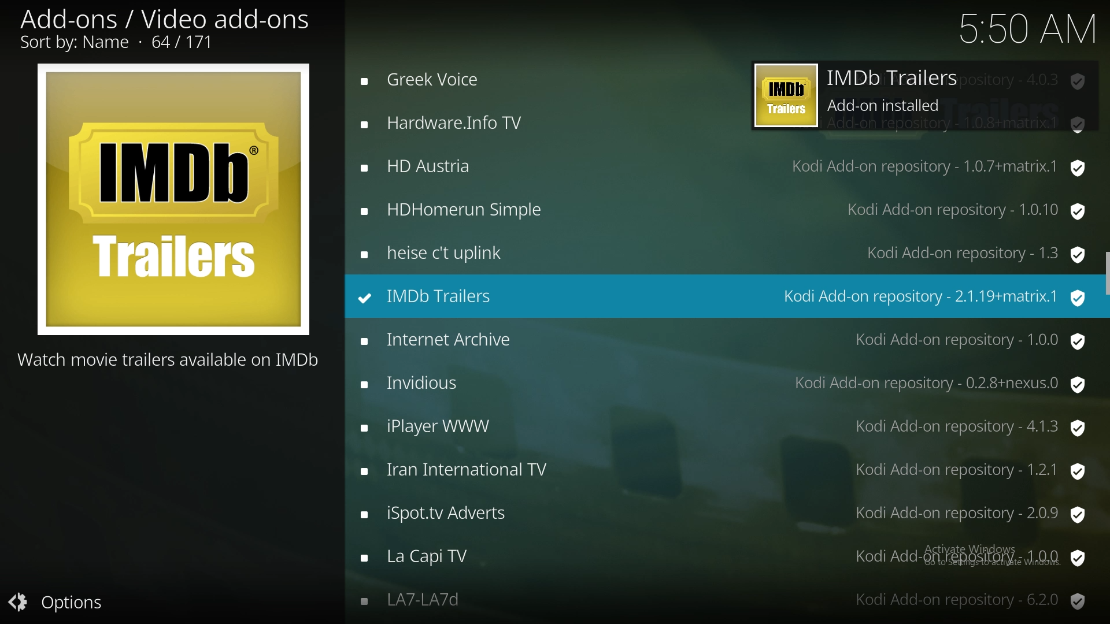 Image resolution: width=1110 pixels, height=624 pixels. I want to click on scroll bar, so click(1105, 280).